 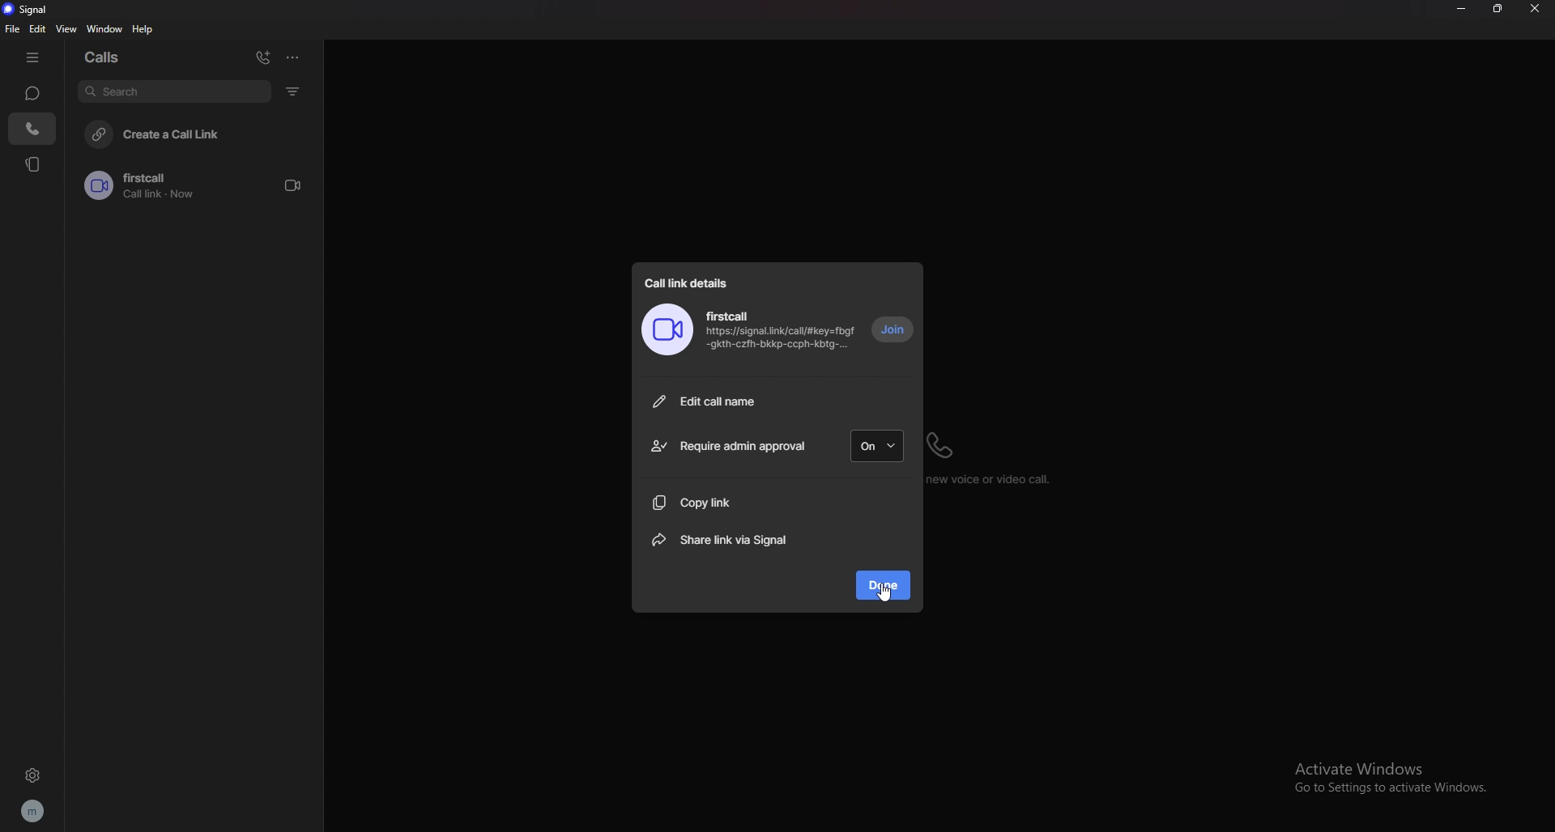 I want to click on cursor, so click(x=882, y=594).